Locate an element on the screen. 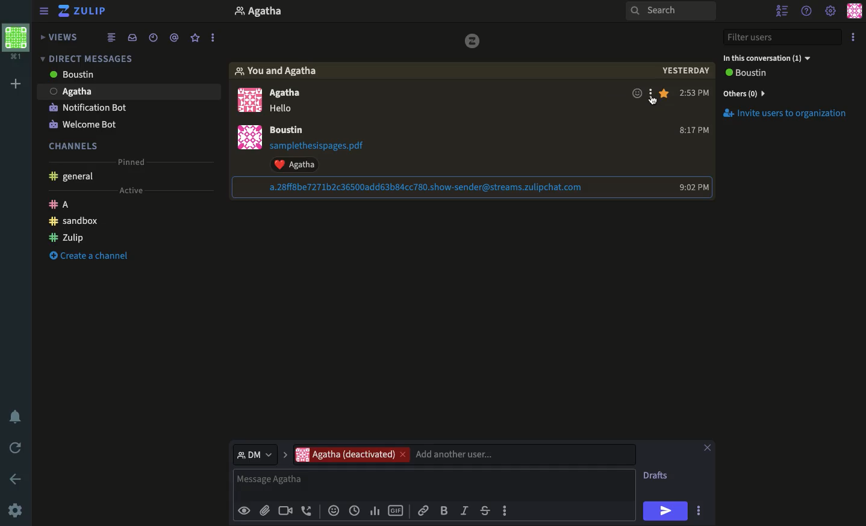  Notification bot is located at coordinates (88, 109).